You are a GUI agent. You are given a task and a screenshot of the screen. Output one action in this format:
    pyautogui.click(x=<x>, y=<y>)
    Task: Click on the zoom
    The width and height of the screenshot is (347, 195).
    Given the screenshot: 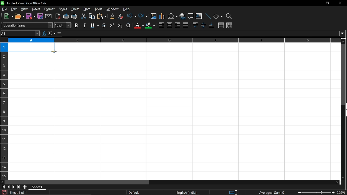 What is the action you would take?
    pyautogui.click(x=229, y=15)
    